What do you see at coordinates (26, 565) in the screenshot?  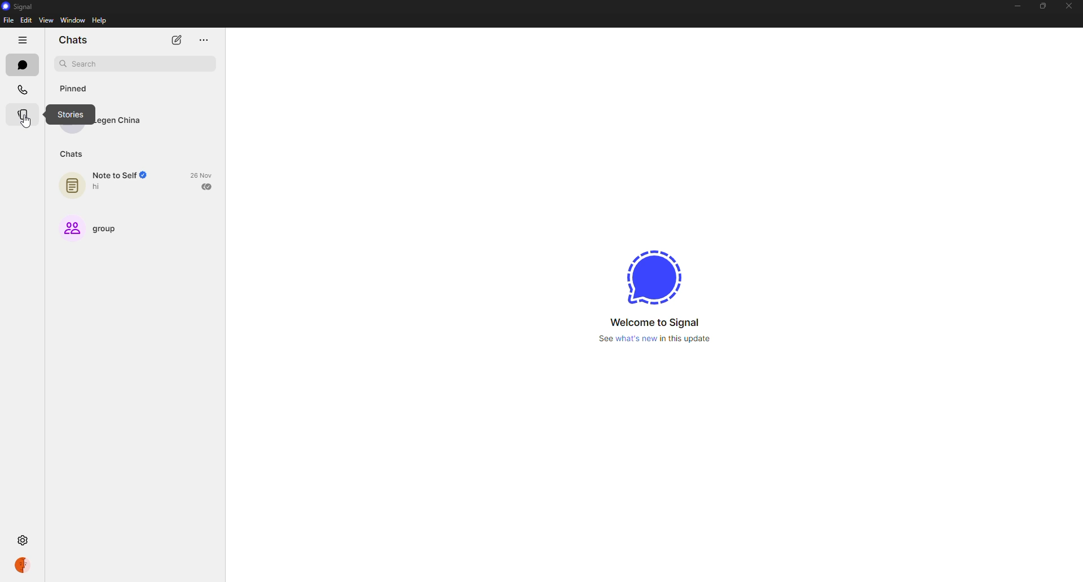 I see `profile` at bounding box center [26, 565].